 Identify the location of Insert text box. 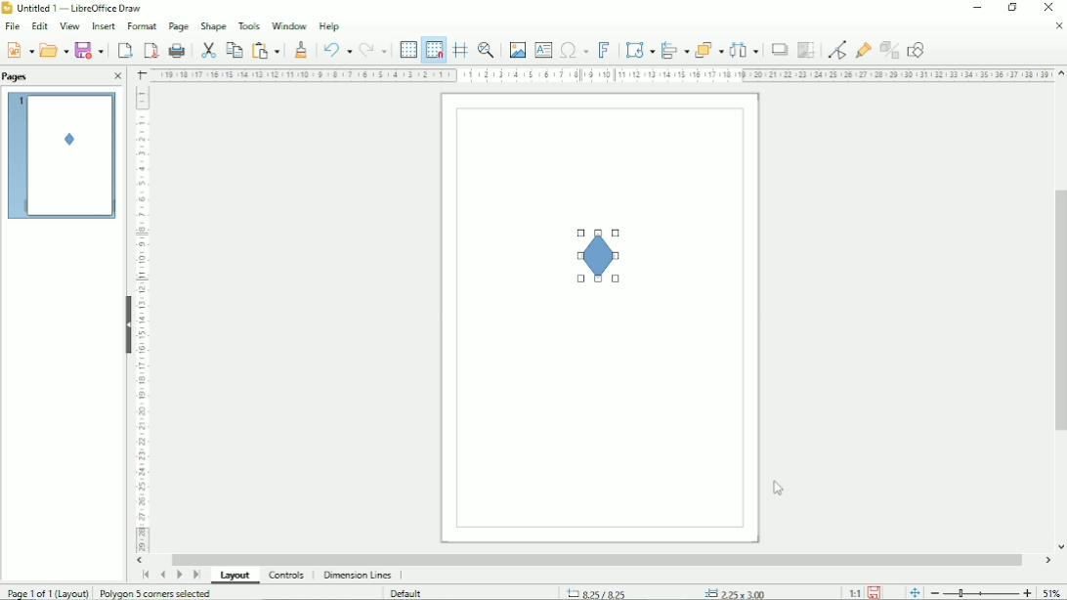
(543, 49).